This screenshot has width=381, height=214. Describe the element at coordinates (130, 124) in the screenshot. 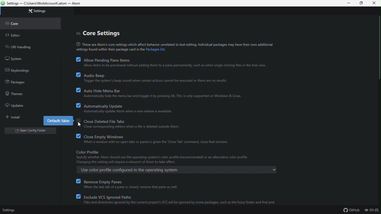

I see `close deleted file tabs` at that location.